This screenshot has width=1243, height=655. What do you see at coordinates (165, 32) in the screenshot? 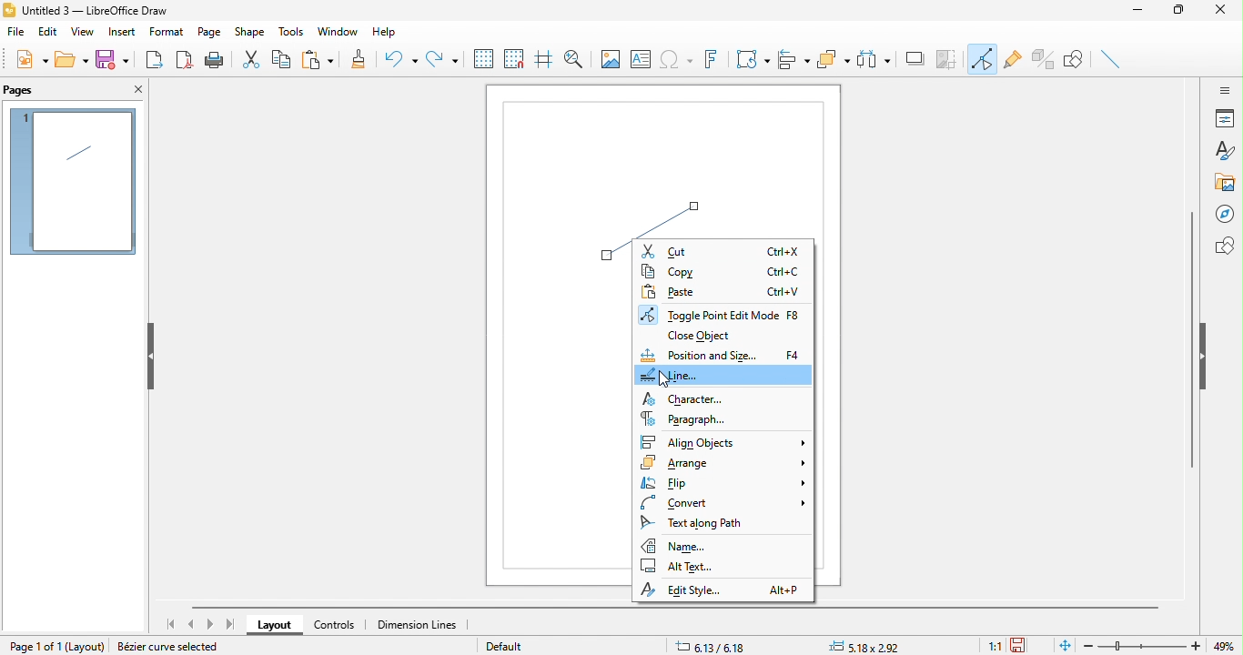
I see `format` at bounding box center [165, 32].